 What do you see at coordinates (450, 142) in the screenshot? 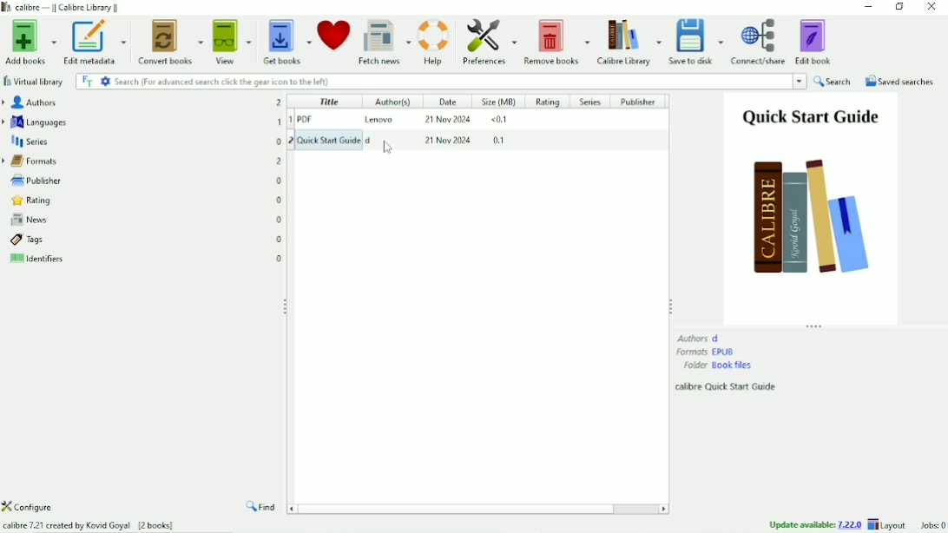
I see `21 Nov 2024` at bounding box center [450, 142].